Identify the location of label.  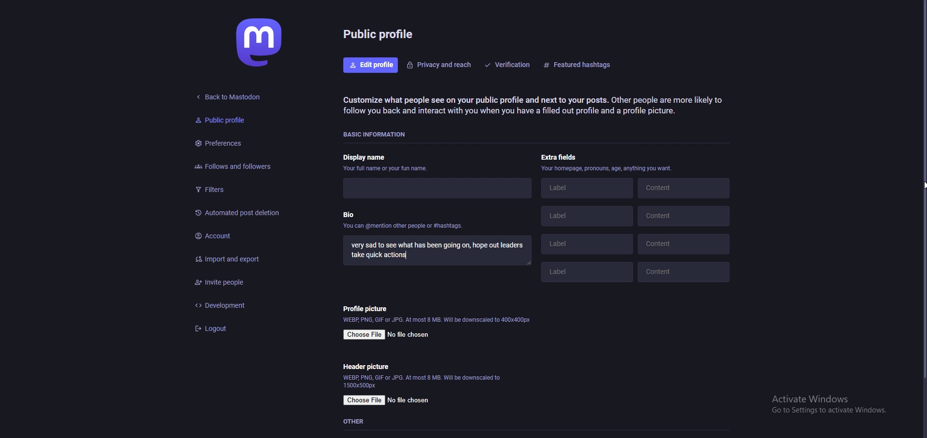
(587, 244).